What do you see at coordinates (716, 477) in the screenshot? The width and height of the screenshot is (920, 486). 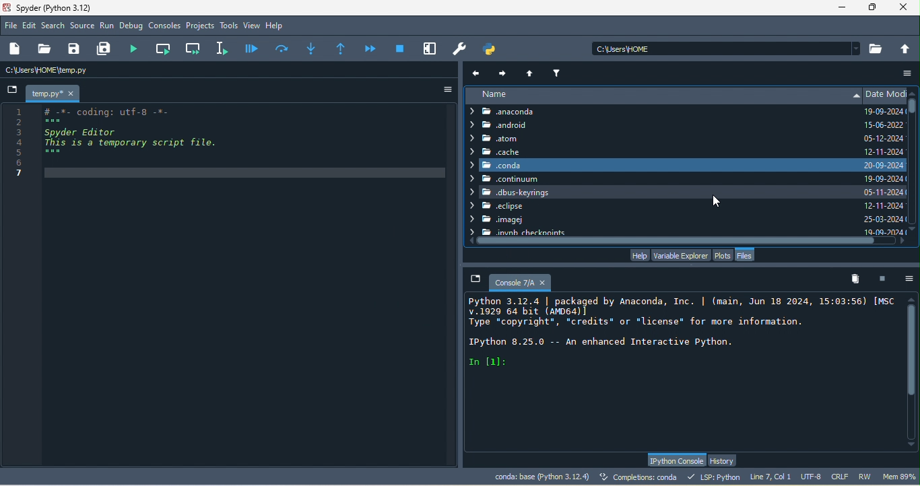 I see `lsp python` at bounding box center [716, 477].